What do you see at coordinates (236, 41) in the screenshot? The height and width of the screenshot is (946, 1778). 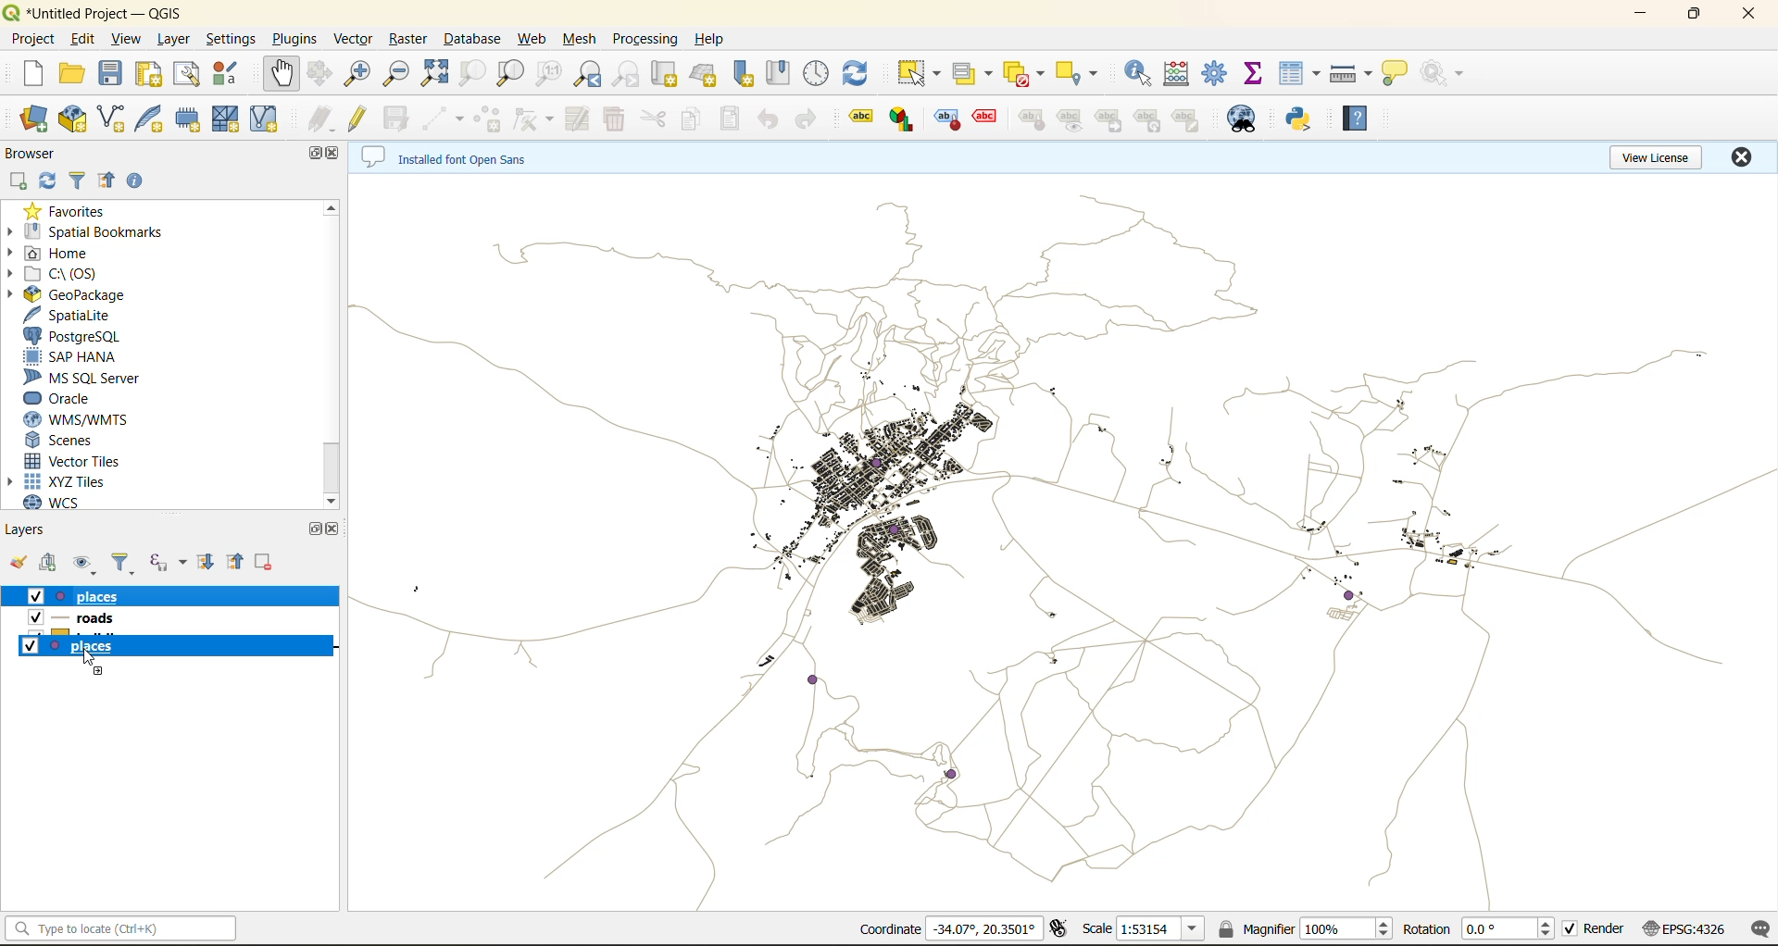 I see `settings` at bounding box center [236, 41].